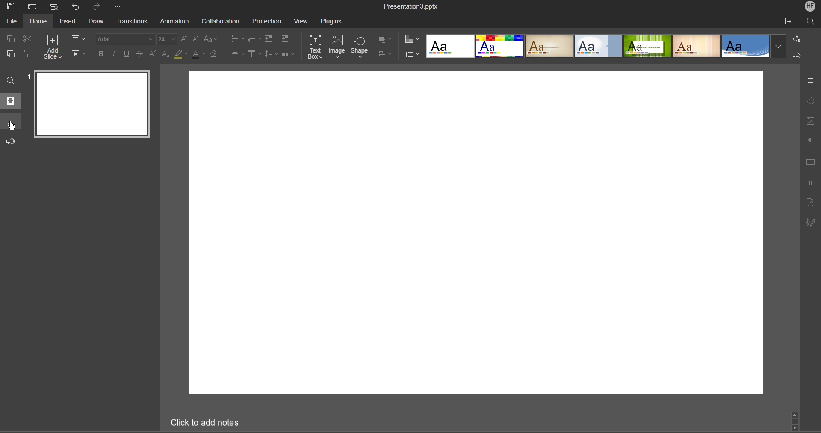 The width and height of the screenshot is (821, 433). What do you see at coordinates (811, 81) in the screenshot?
I see `Slide Settings` at bounding box center [811, 81].